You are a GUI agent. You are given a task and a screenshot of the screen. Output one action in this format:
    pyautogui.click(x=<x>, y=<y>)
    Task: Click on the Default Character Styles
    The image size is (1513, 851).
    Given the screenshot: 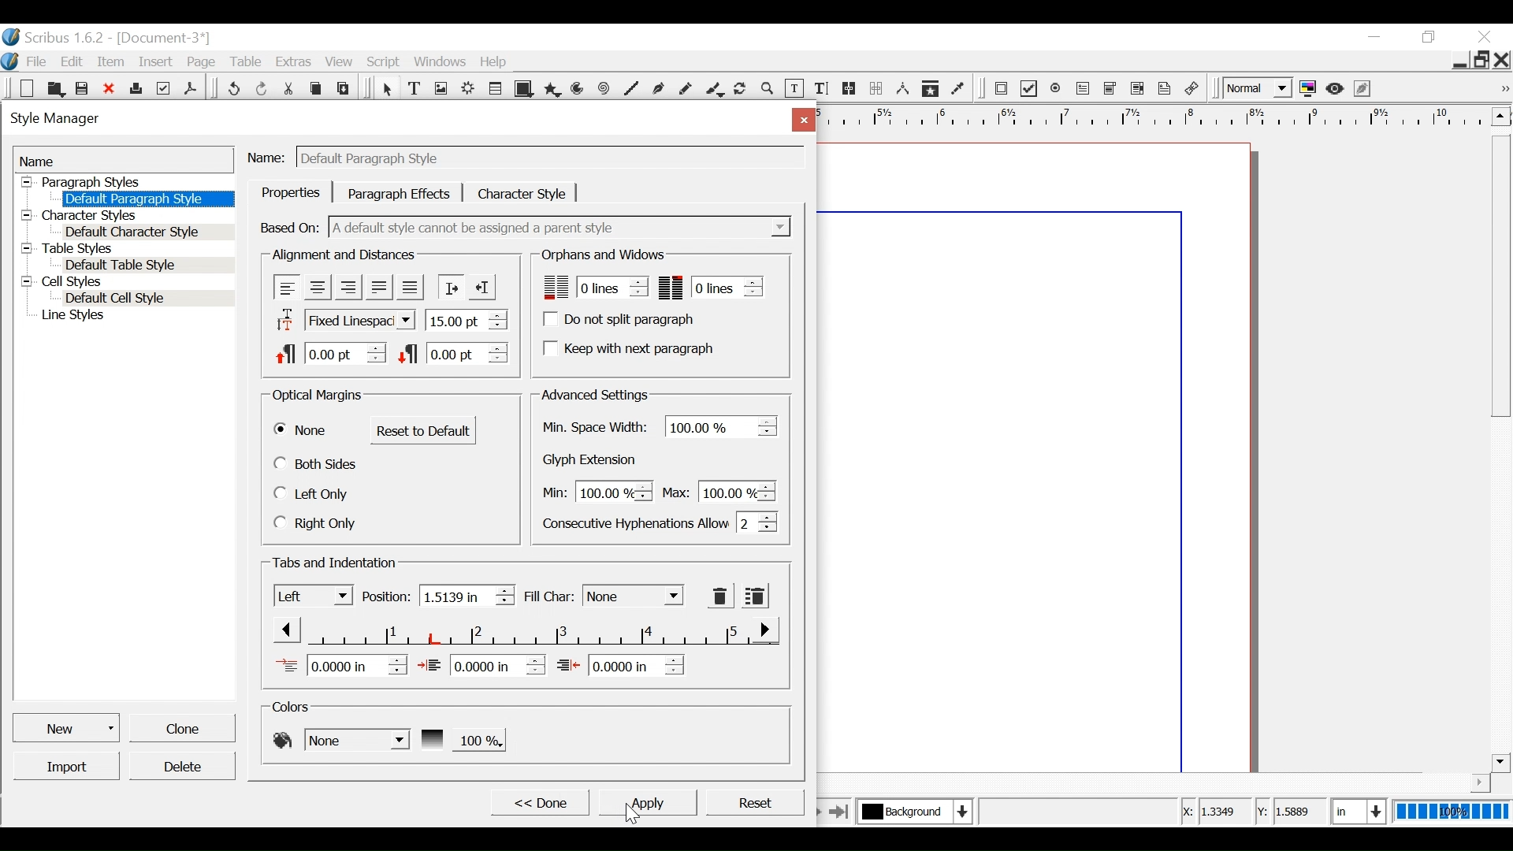 What is the action you would take?
    pyautogui.click(x=147, y=233)
    